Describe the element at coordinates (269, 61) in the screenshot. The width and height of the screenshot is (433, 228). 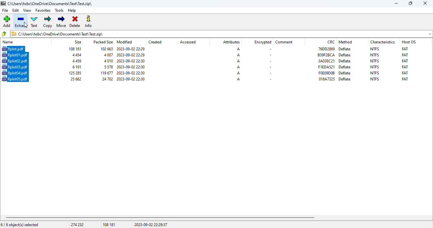
I see `-` at that location.